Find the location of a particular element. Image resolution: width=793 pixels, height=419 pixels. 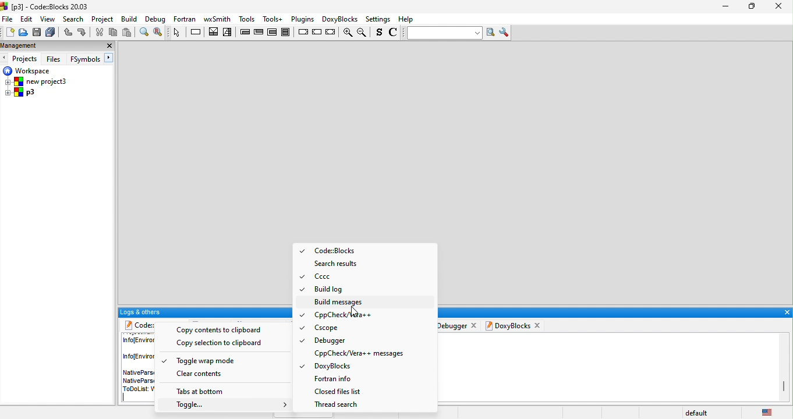

code blocks is located at coordinates (136, 325).